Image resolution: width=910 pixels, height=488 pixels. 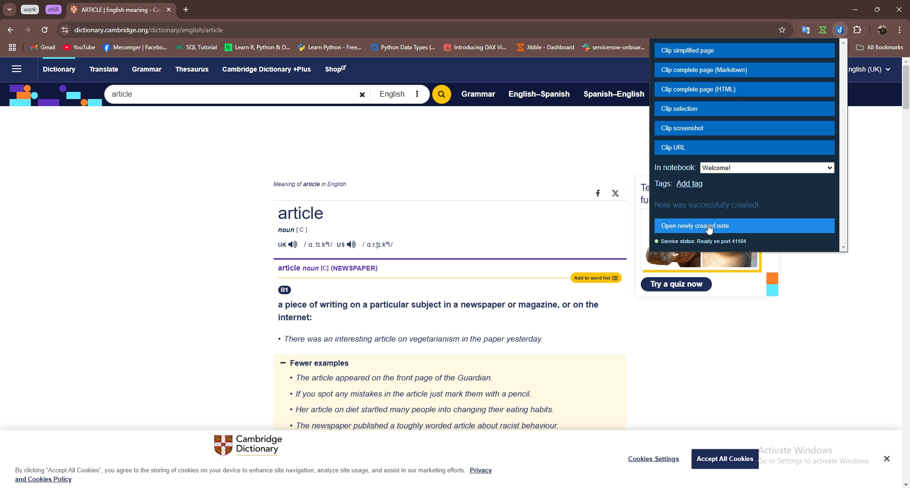 What do you see at coordinates (745, 128) in the screenshot?
I see `clip screenshot` at bounding box center [745, 128].